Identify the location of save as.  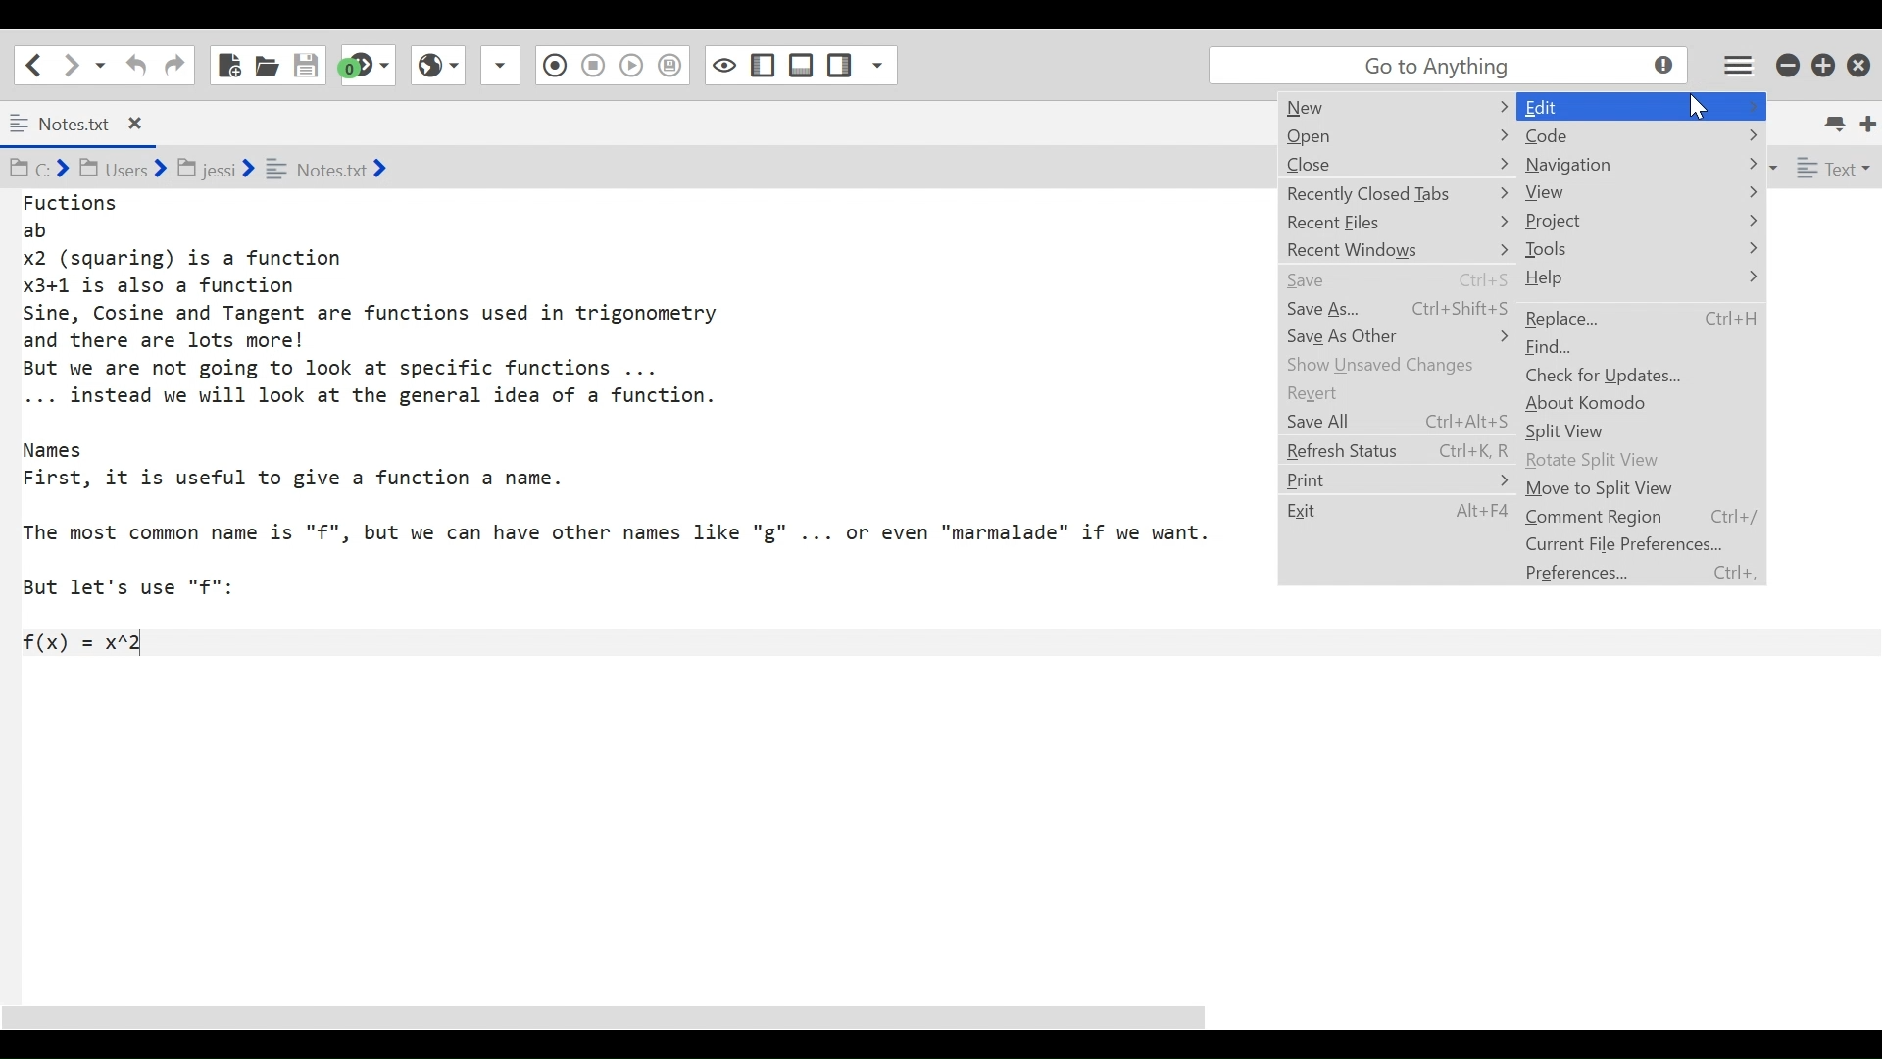
(1328, 306).